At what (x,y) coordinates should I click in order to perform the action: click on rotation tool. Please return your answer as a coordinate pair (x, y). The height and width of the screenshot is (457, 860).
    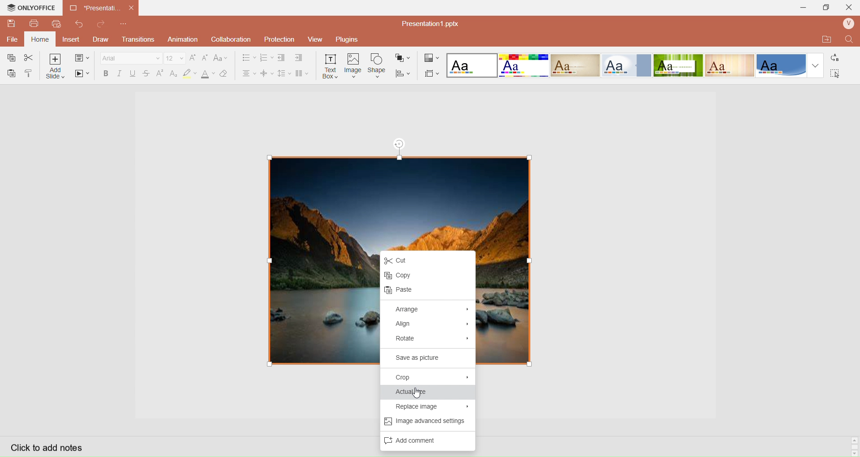
    Looking at the image, I should click on (400, 143).